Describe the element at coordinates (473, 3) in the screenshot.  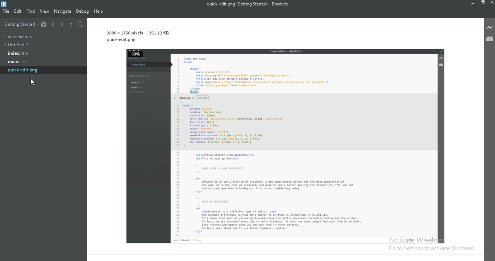
I see `restore` at that location.